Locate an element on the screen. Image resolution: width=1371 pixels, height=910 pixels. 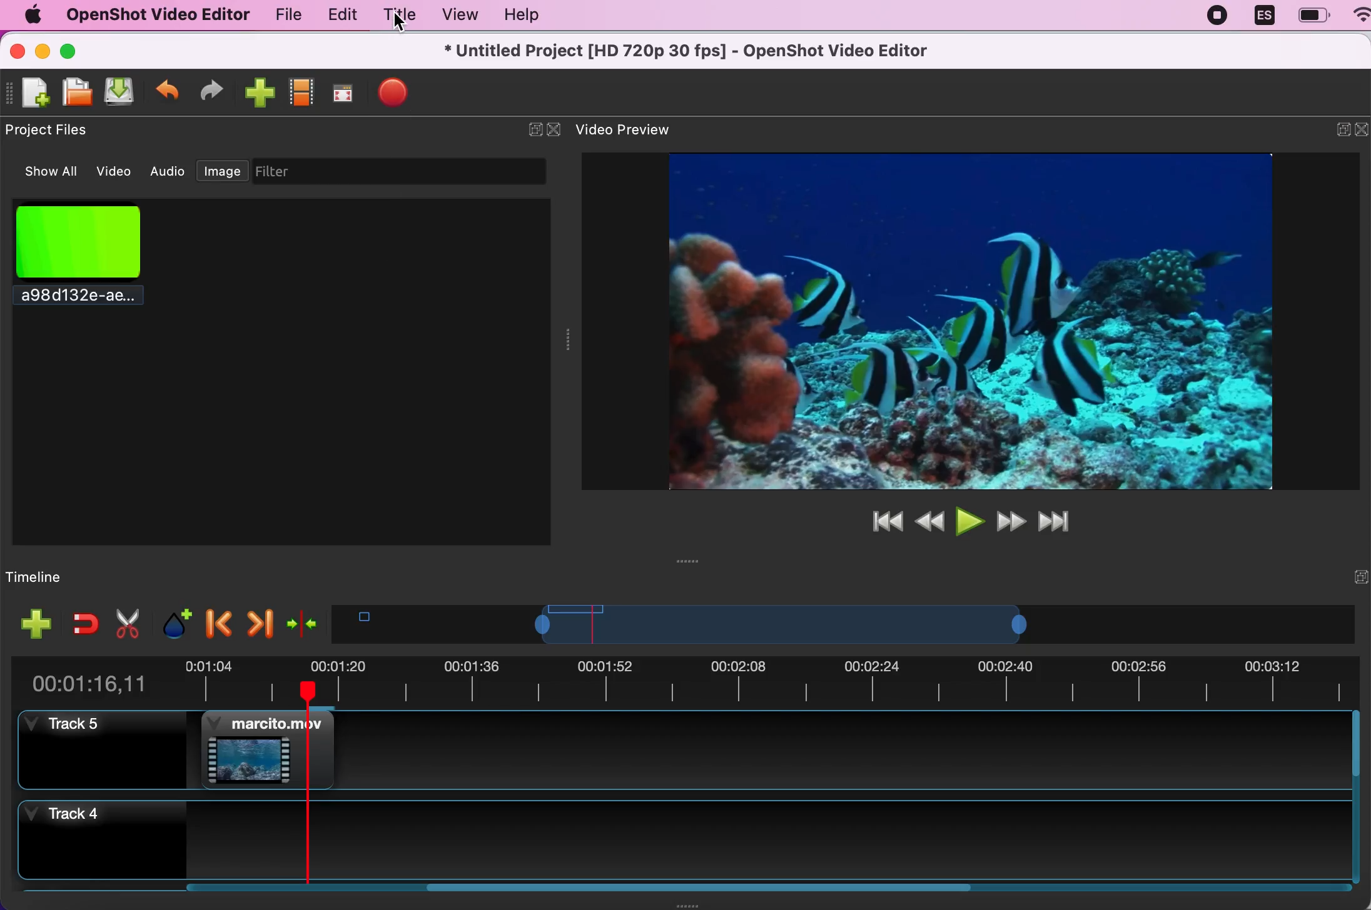
image is located at coordinates (223, 168).